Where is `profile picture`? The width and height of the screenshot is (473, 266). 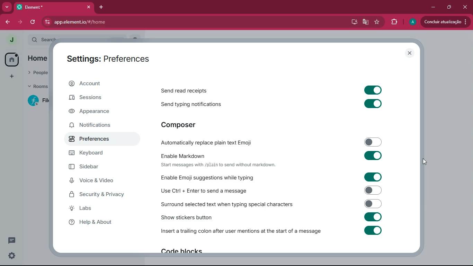
profile picture is located at coordinates (11, 40).